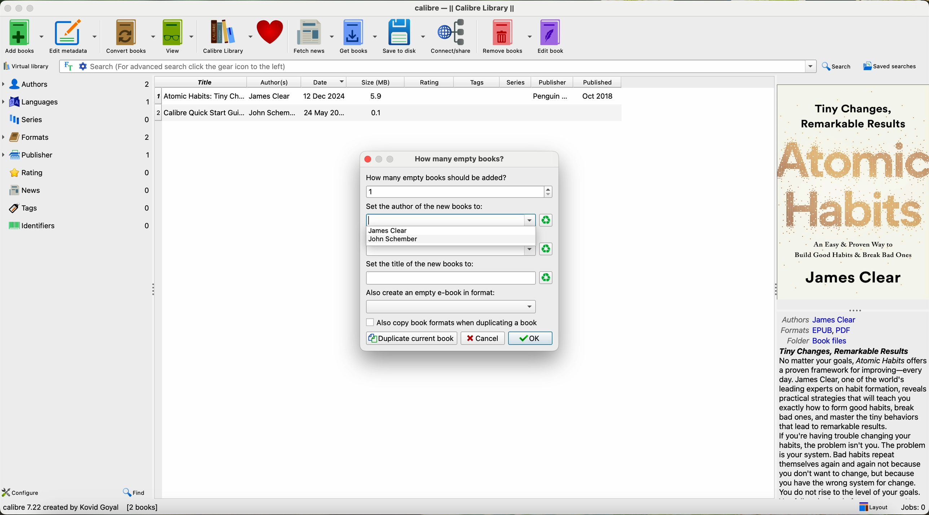 This screenshot has width=929, height=515. What do you see at coordinates (816, 341) in the screenshot?
I see `folder` at bounding box center [816, 341].